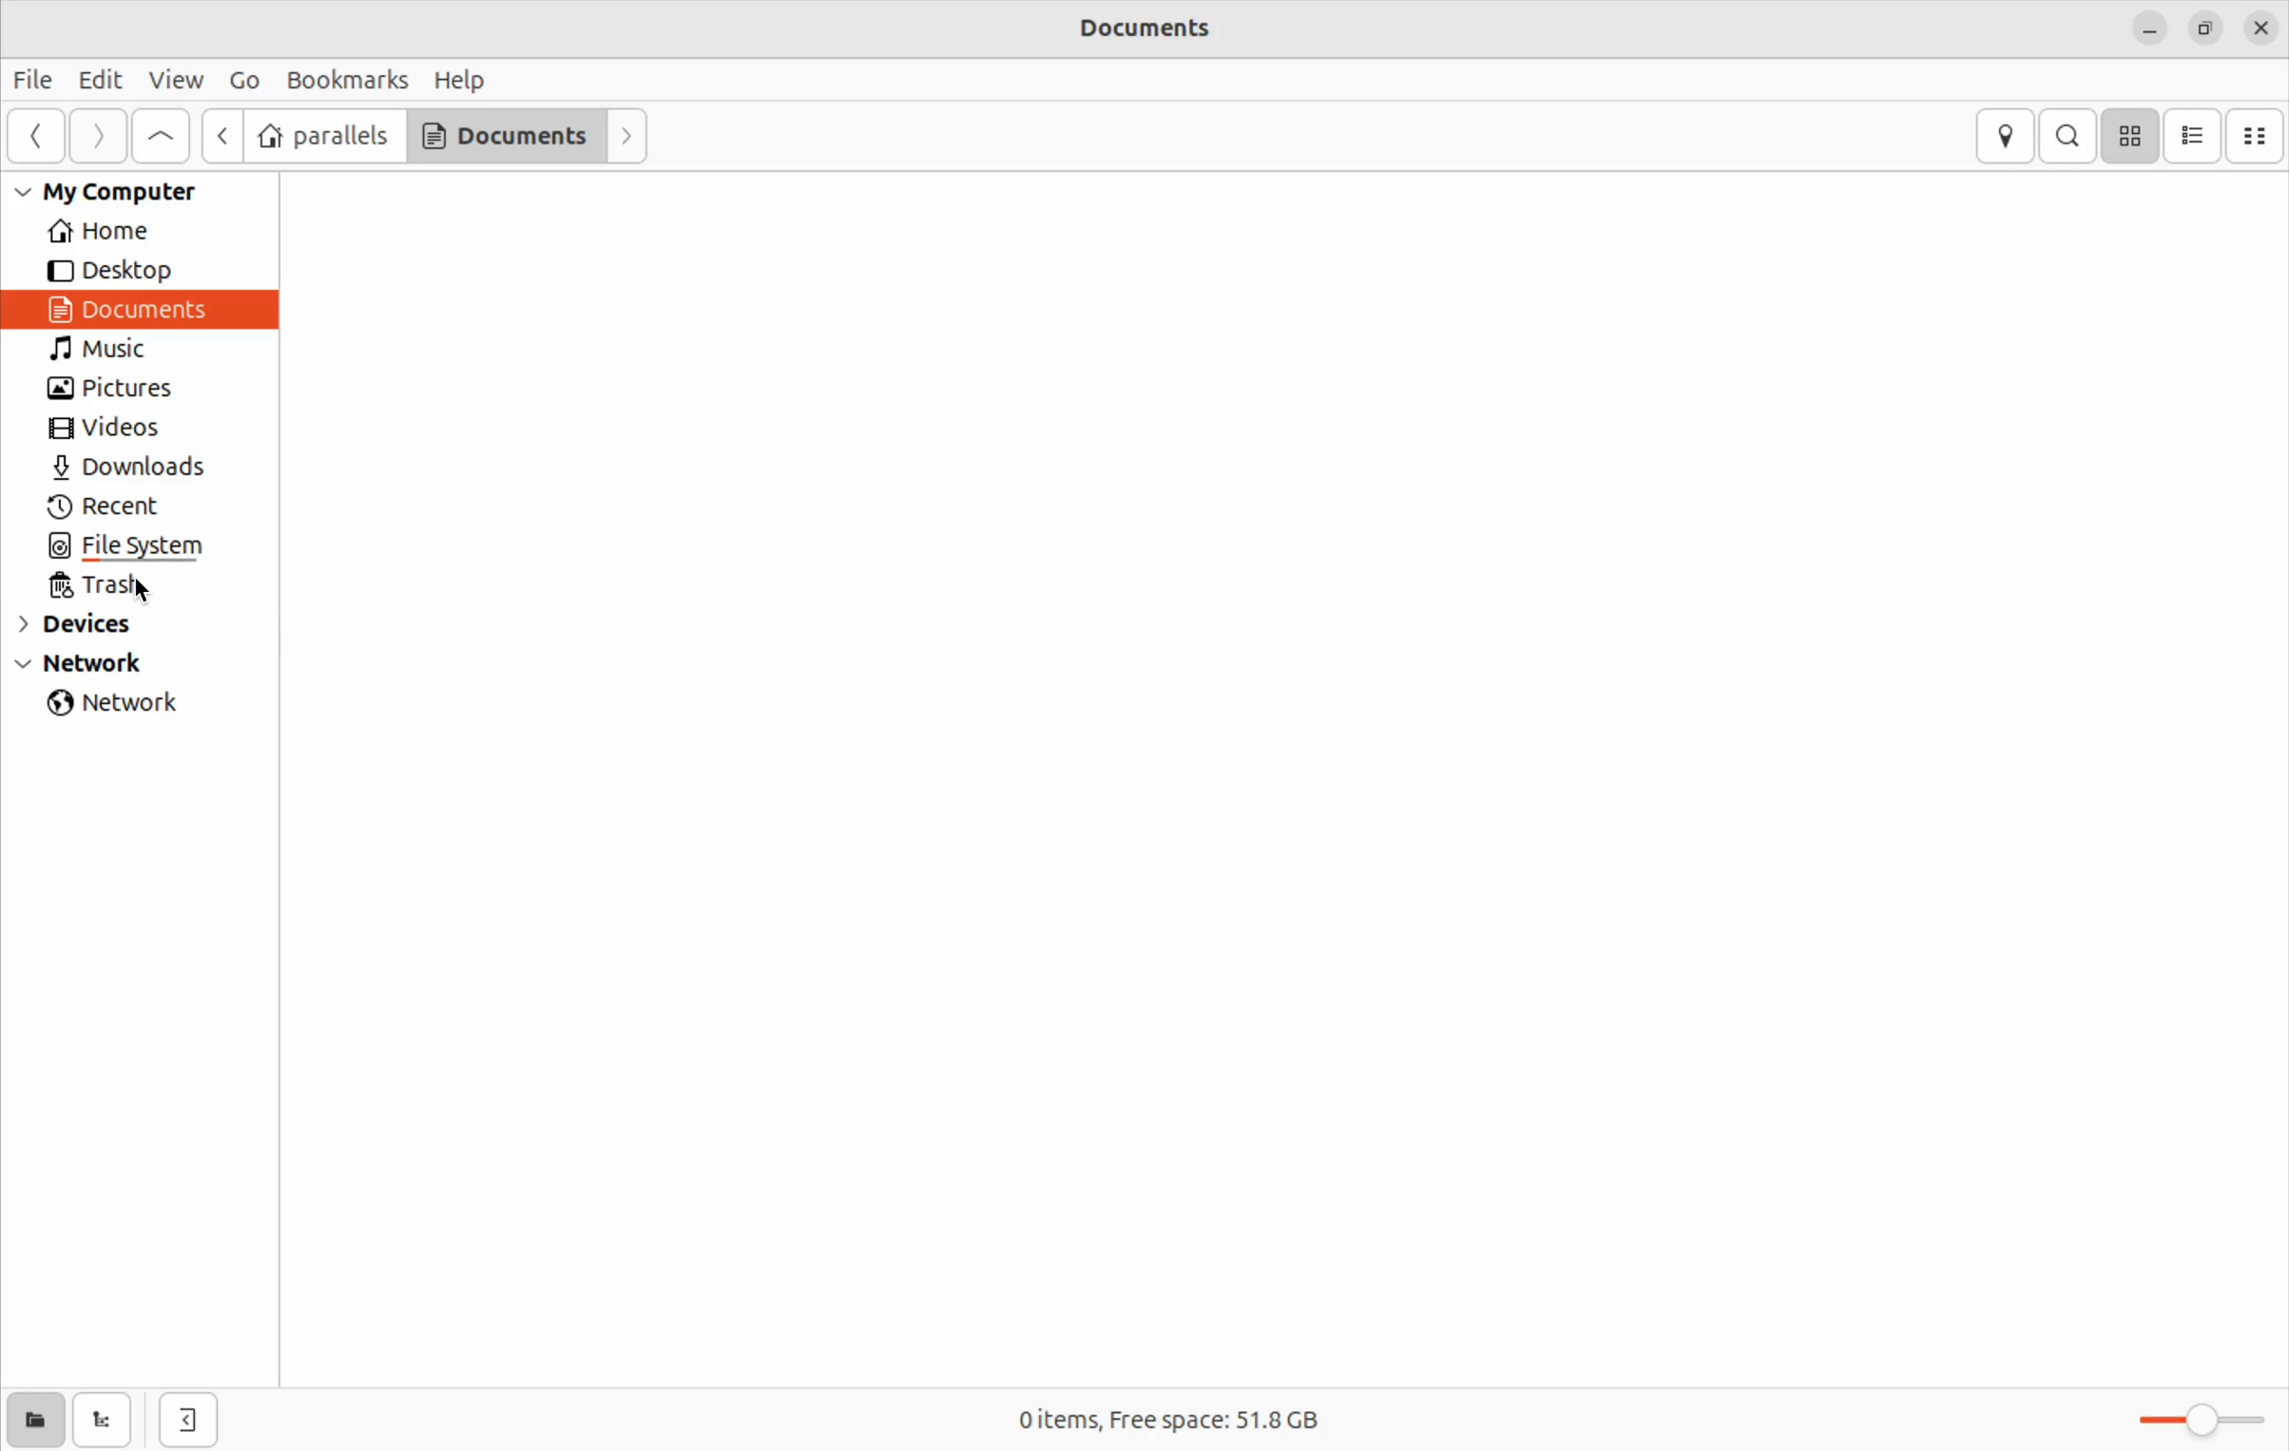  Describe the element at coordinates (126, 268) in the screenshot. I see `Desktop` at that location.